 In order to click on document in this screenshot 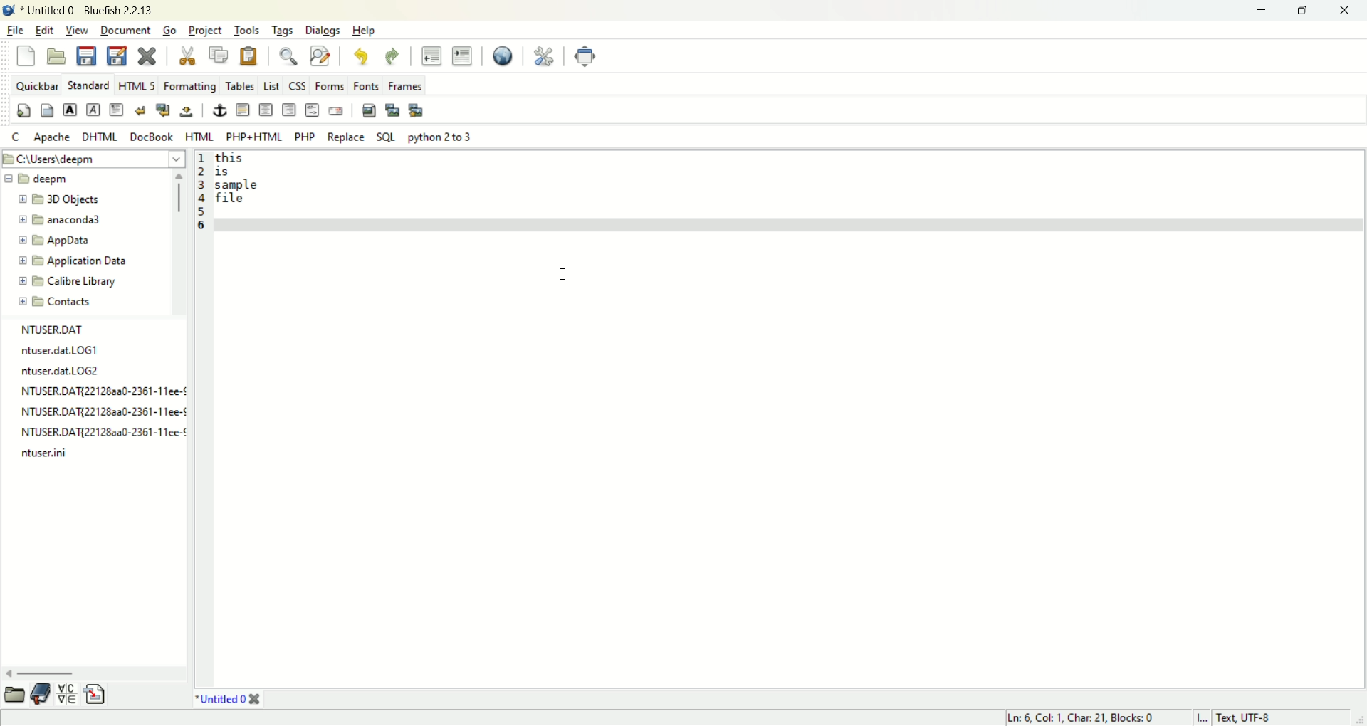, I will do `click(127, 30)`.